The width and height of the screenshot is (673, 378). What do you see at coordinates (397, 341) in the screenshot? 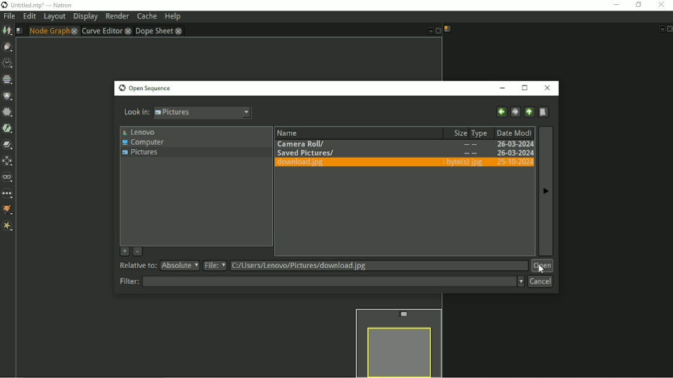
I see `Preview` at bounding box center [397, 341].